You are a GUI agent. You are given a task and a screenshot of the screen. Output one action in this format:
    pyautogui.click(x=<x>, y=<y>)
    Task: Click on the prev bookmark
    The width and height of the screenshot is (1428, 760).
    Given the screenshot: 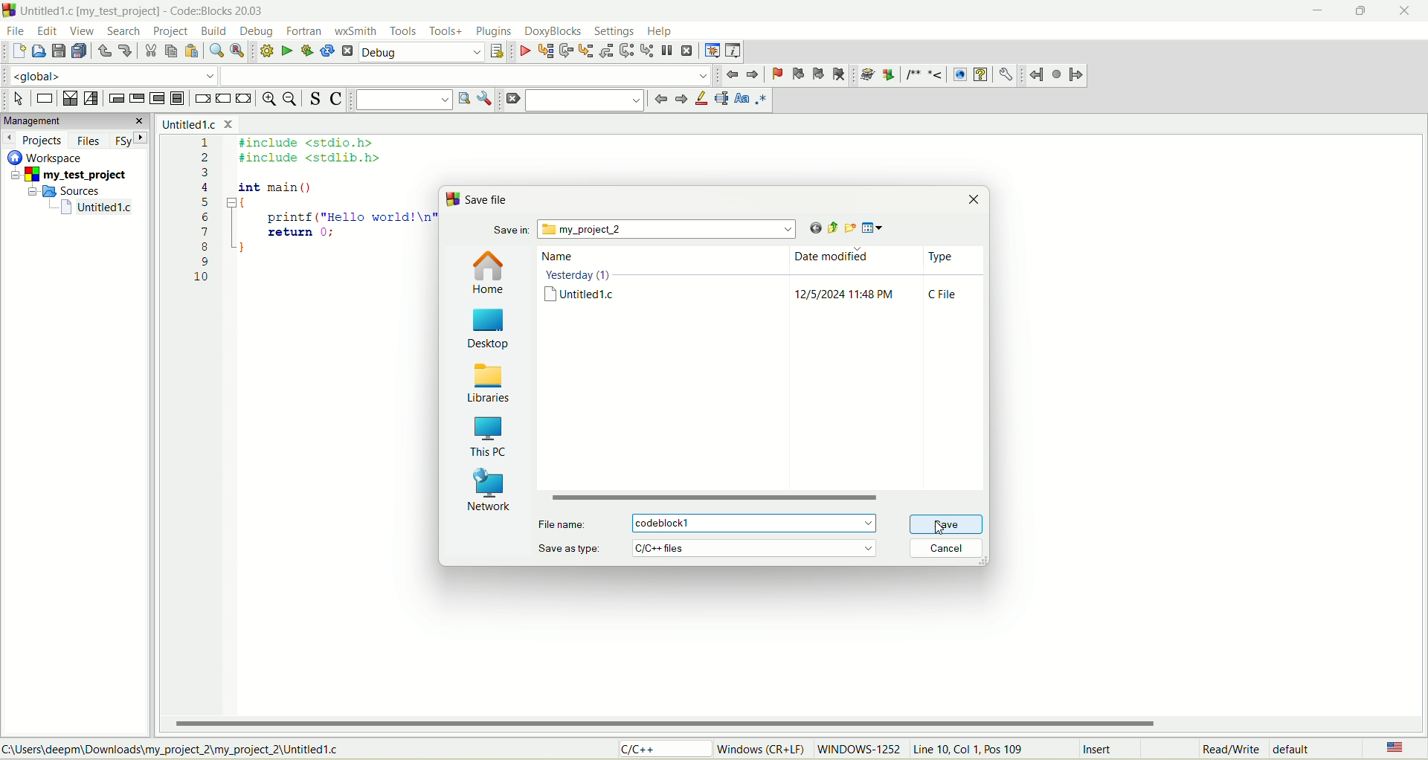 What is the action you would take?
    pyautogui.click(x=795, y=73)
    